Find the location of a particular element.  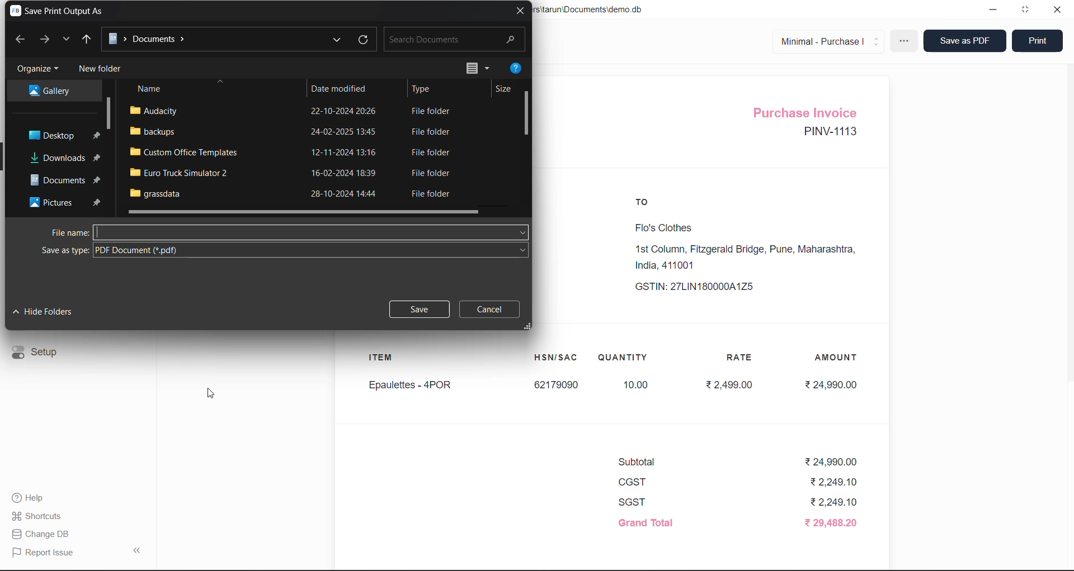

more options is located at coordinates (906, 42).